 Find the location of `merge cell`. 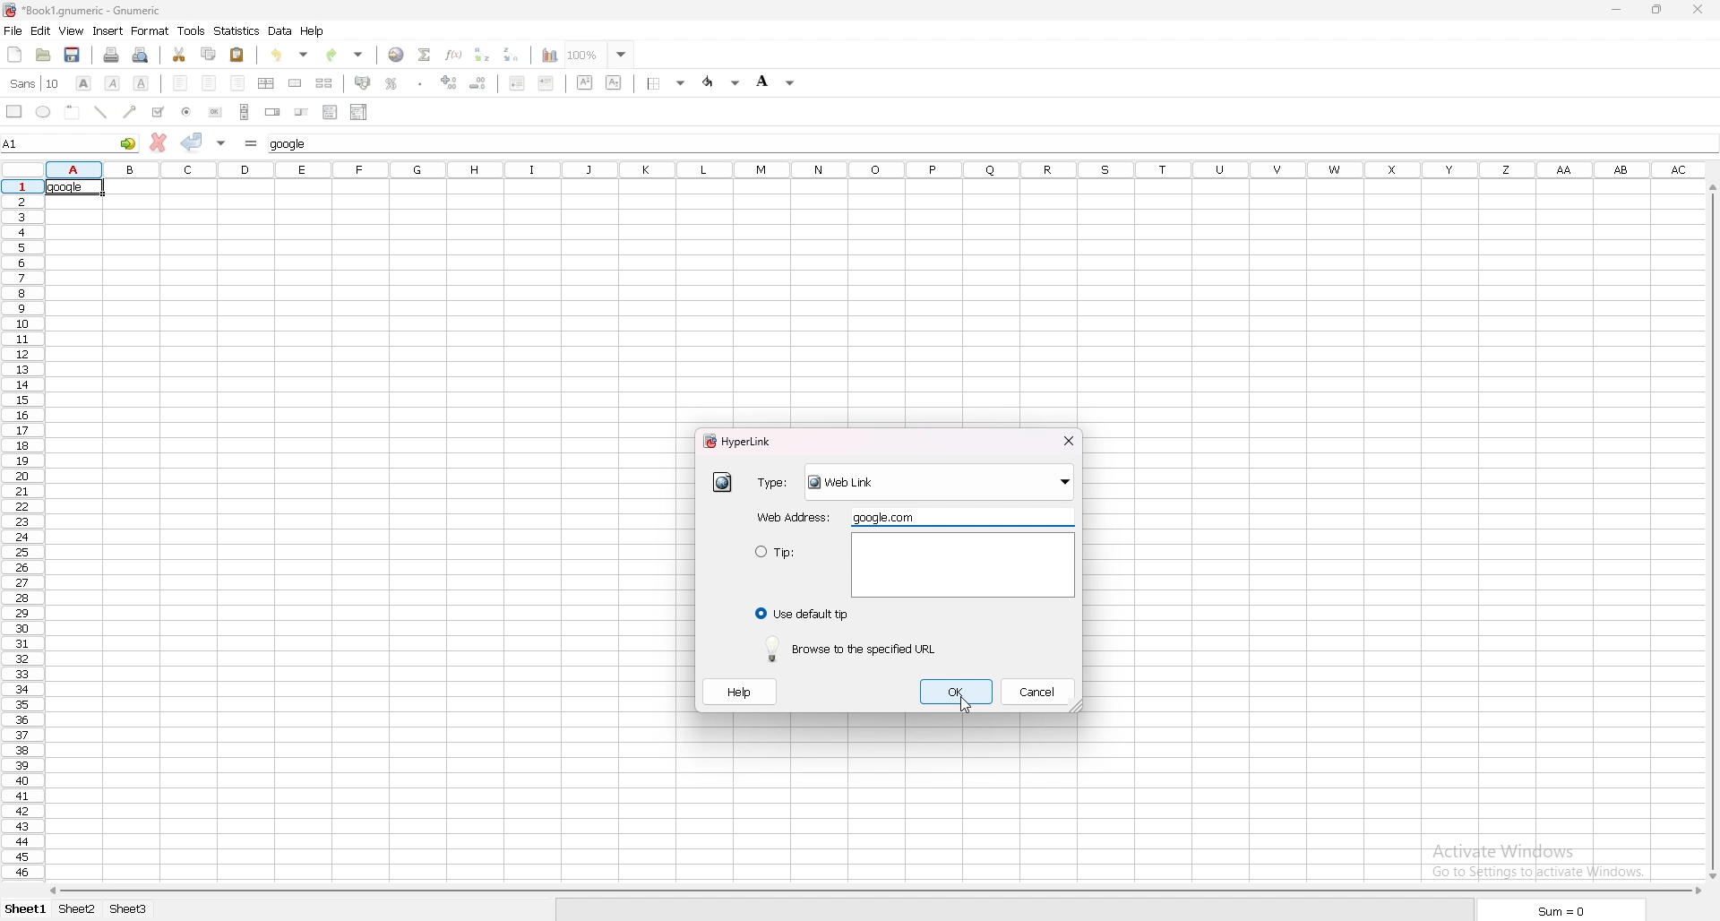

merge cell is located at coordinates (297, 83).